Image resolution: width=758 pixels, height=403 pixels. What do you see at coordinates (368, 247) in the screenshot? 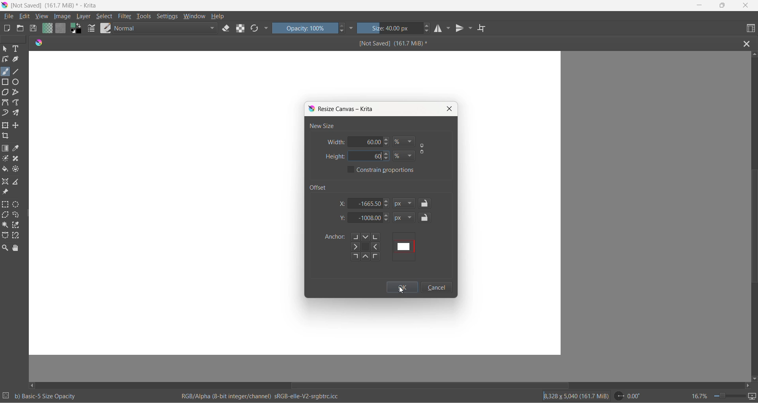
I see `offset using directions` at bounding box center [368, 247].